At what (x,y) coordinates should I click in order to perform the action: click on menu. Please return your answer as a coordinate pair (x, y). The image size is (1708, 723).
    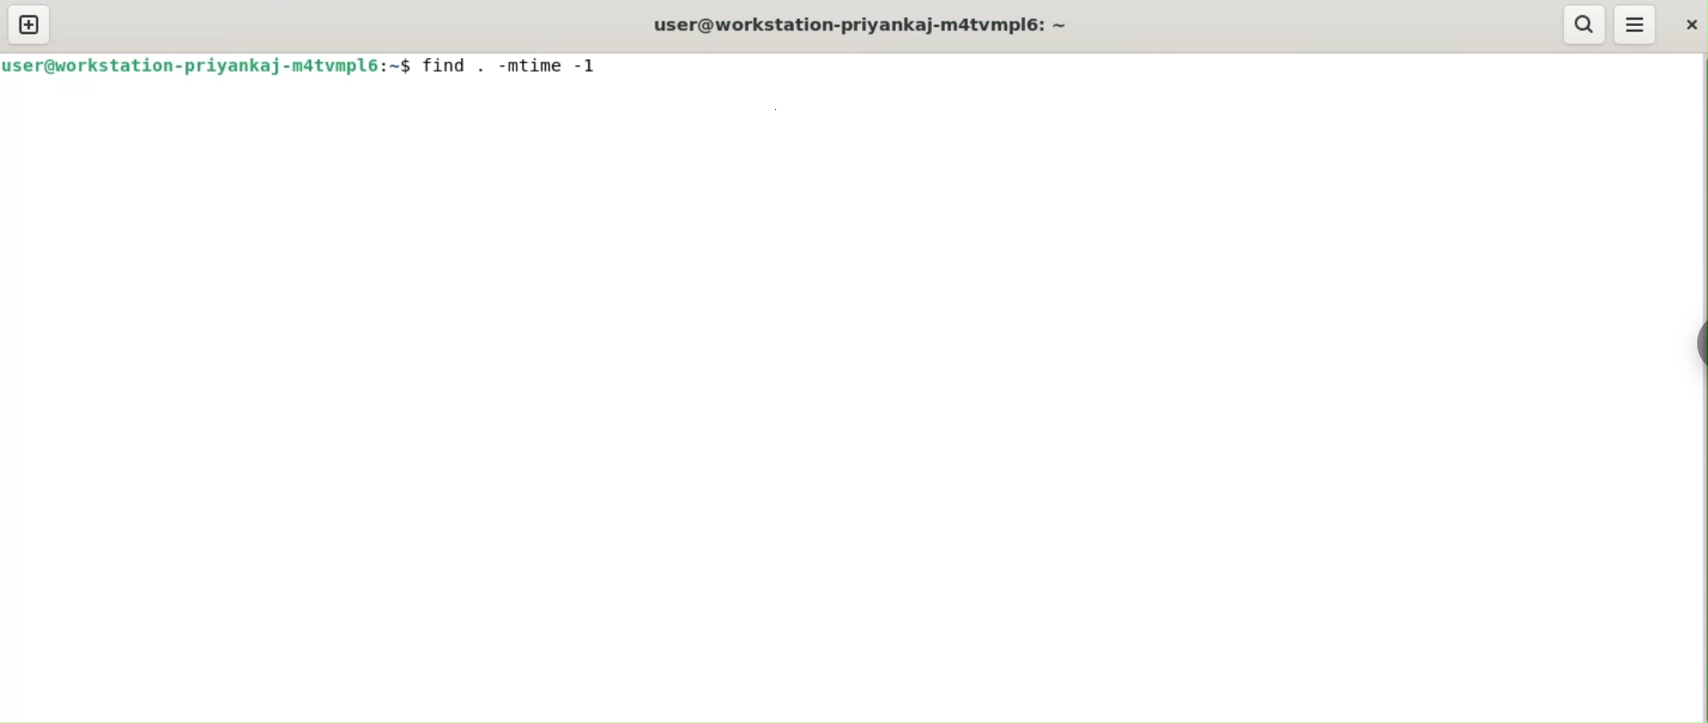
    Looking at the image, I should click on (1636, 24).